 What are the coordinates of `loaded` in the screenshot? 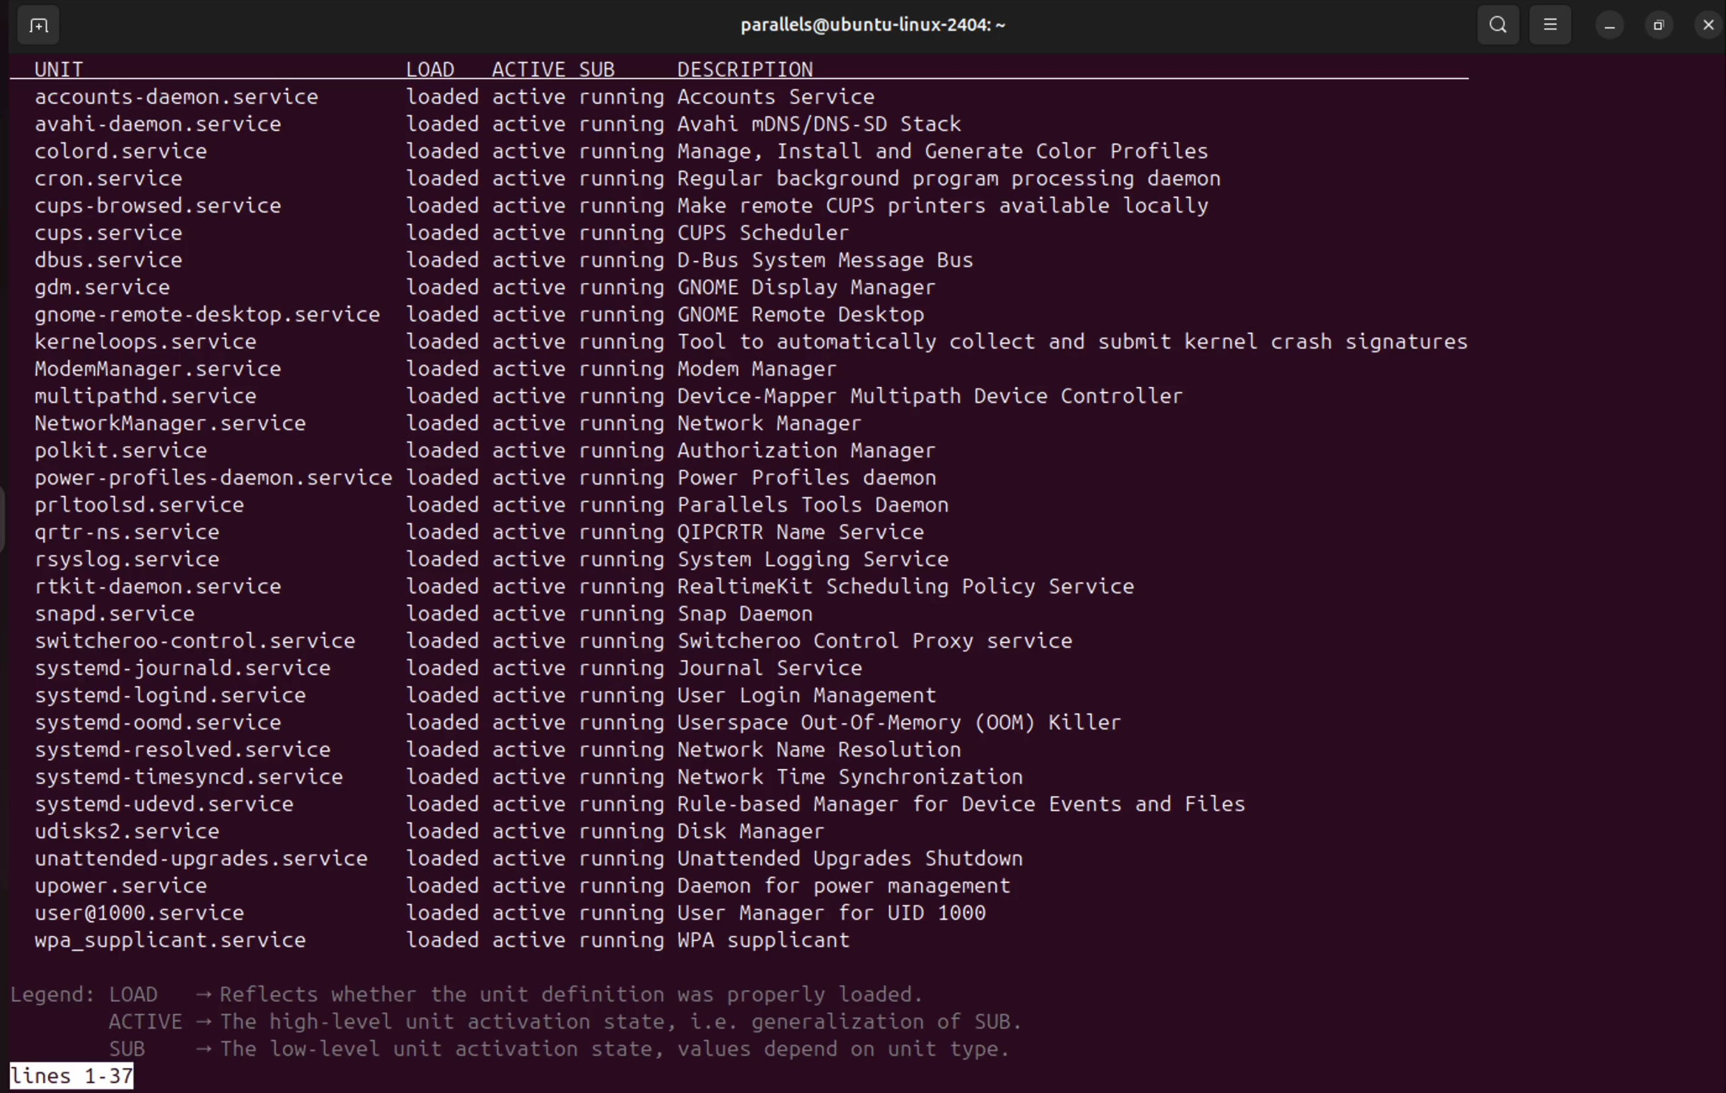 It's located at (443, 97).